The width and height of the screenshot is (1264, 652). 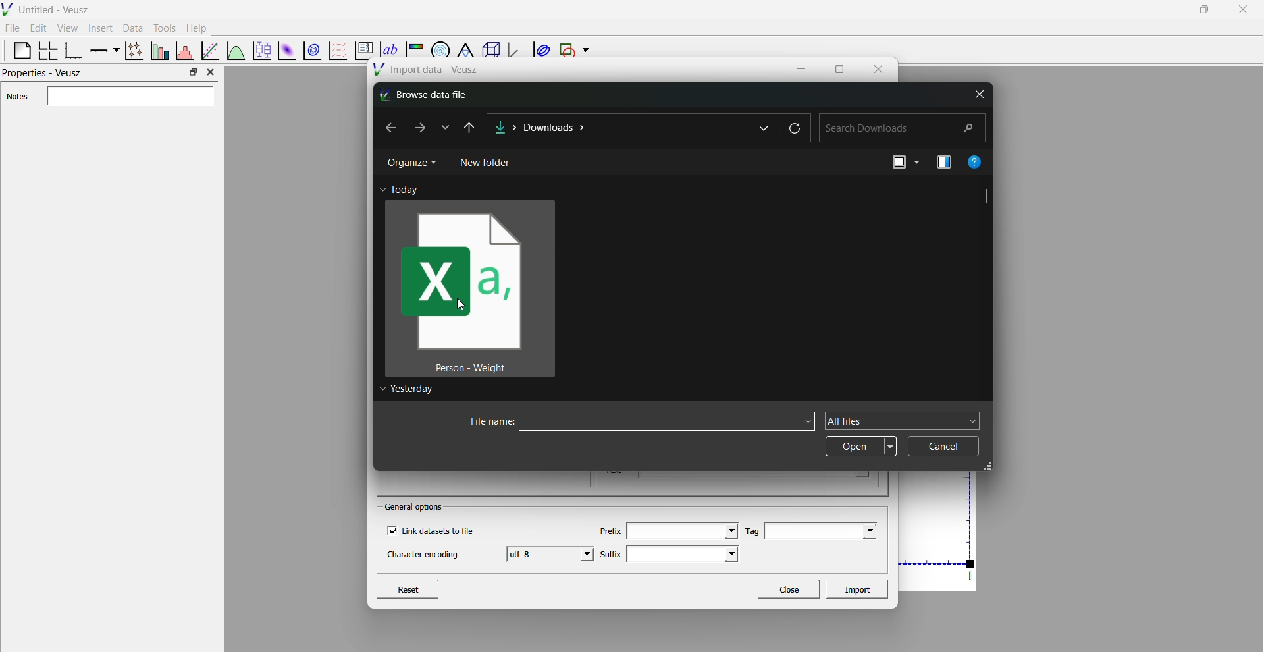 What do you see at coordinates (414, 45) in the screenshot?
I see `image color graph` at bounding box center [414, 45].